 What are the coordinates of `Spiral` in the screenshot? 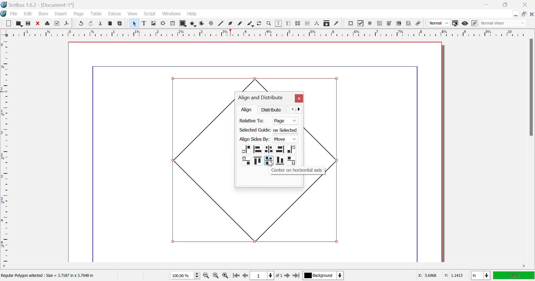 It's located at (212, 23).